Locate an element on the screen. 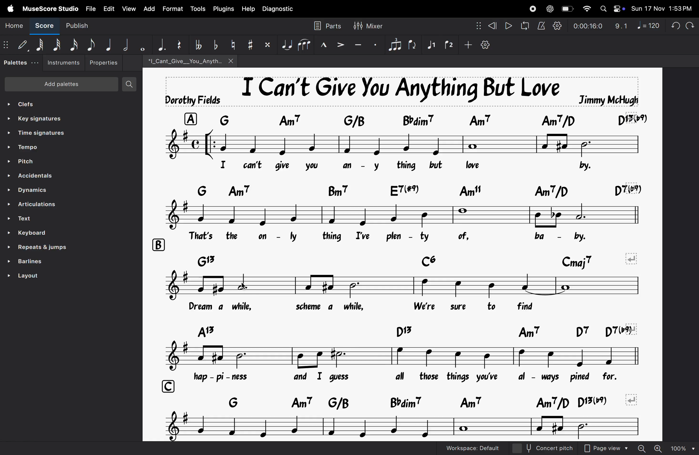 Image resolution: width=699 pixels, height=455 pixels. tempo is located at coordinates (26, 148).